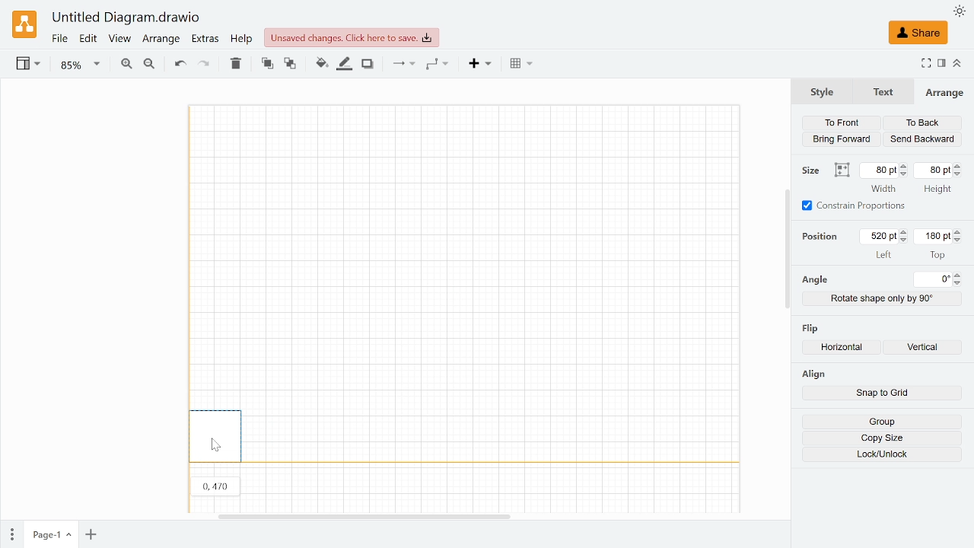  What do you see at coordinates (814, 280) in the screenshot?
I see `angel` at bounding box center [814, 280].